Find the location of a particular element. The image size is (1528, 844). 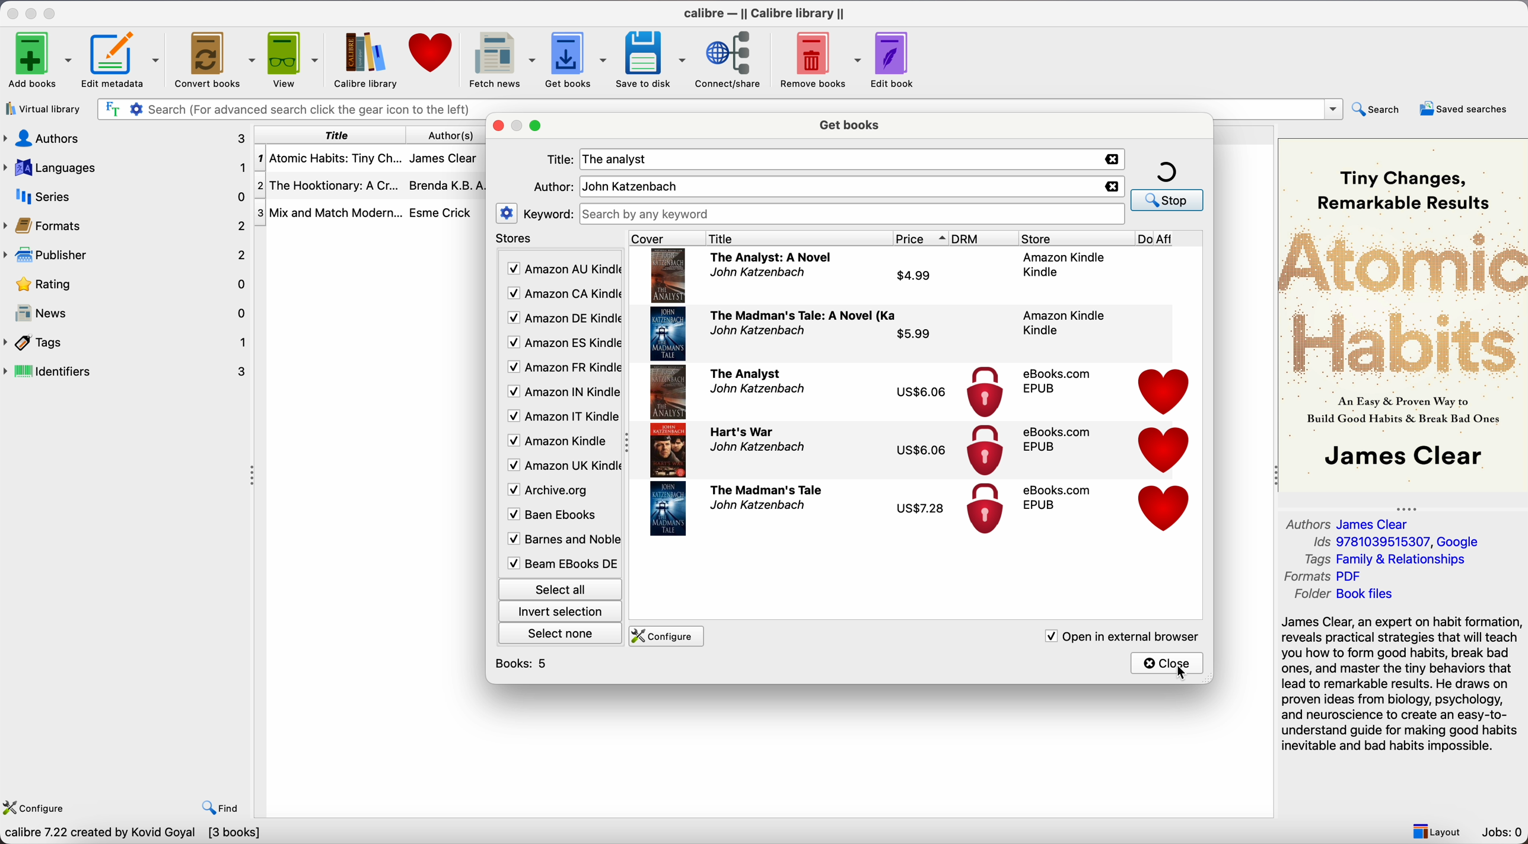

minimize app is located at coordinates (33, 12).